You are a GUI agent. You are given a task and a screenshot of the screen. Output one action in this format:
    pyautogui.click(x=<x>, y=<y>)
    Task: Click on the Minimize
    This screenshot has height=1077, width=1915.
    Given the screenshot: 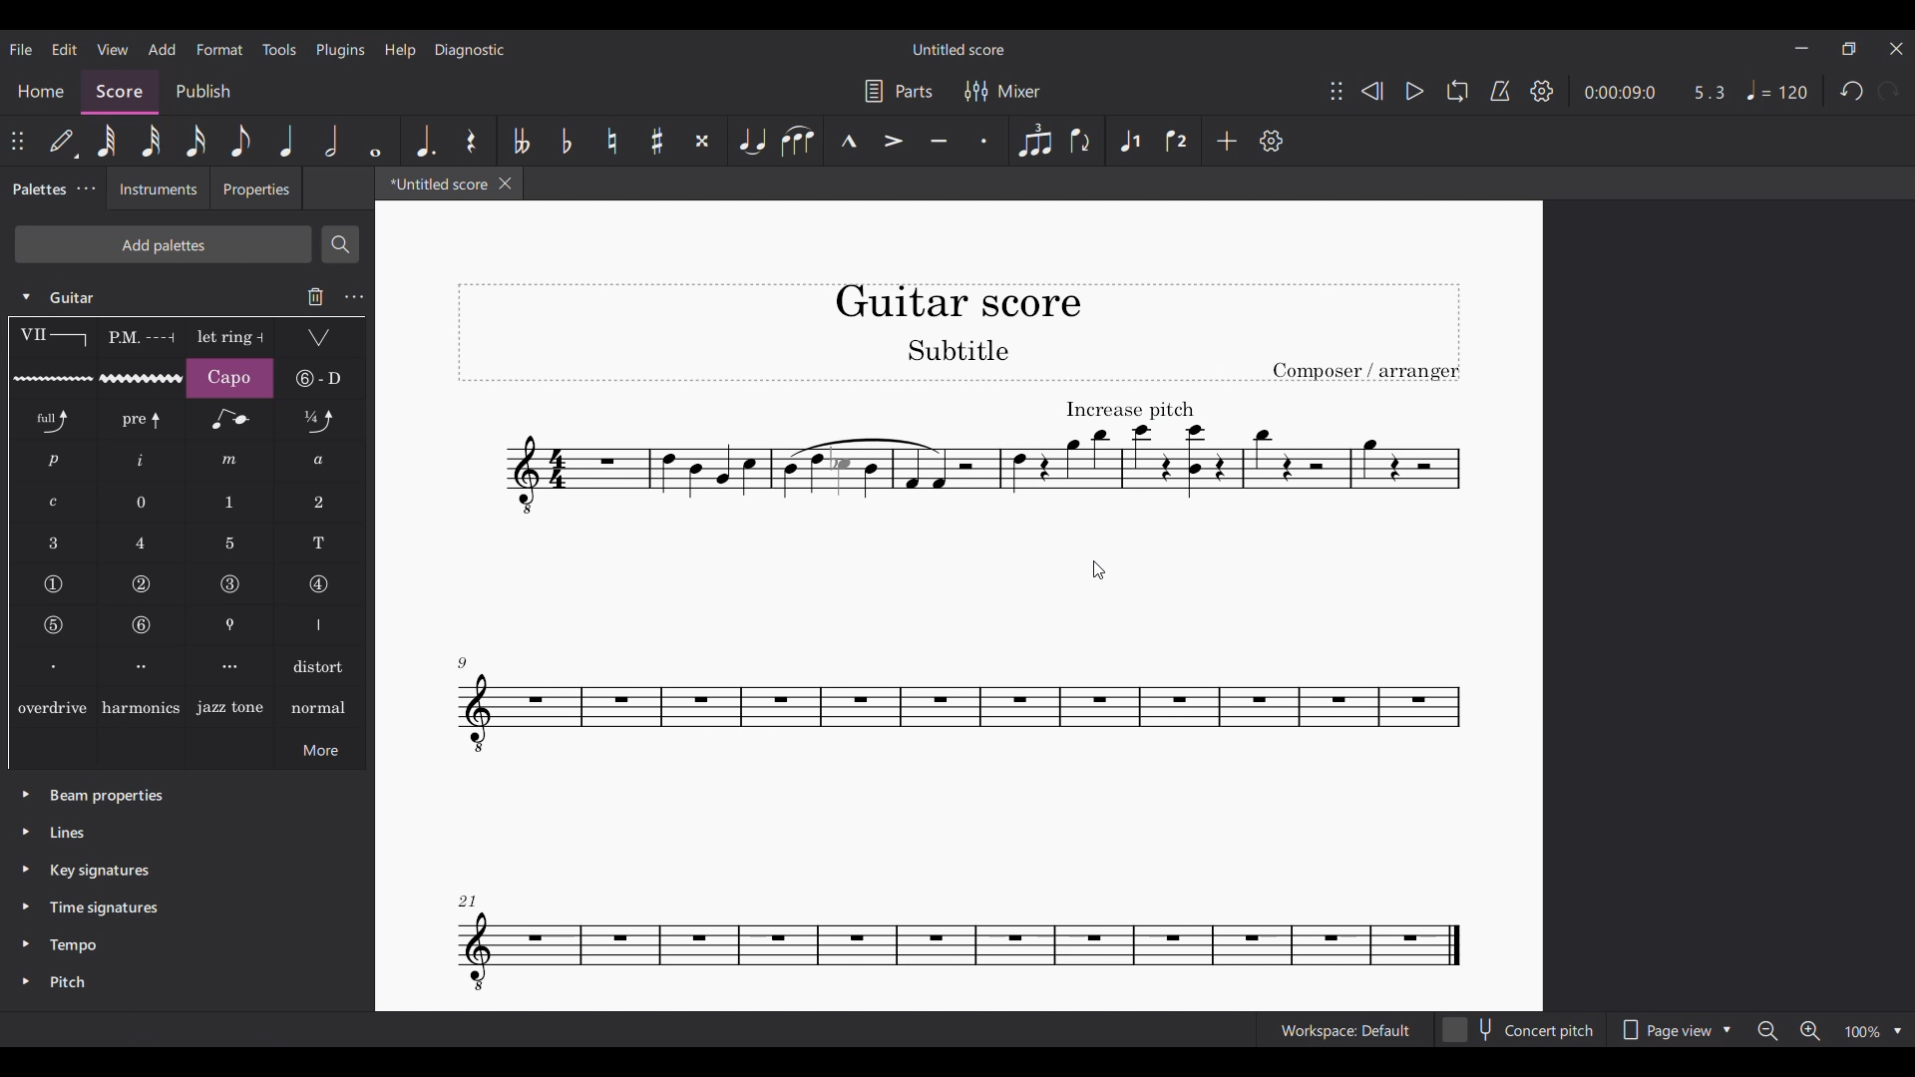 What is the action you would take?
    pyautogui.click(x=1802, y=48)
    